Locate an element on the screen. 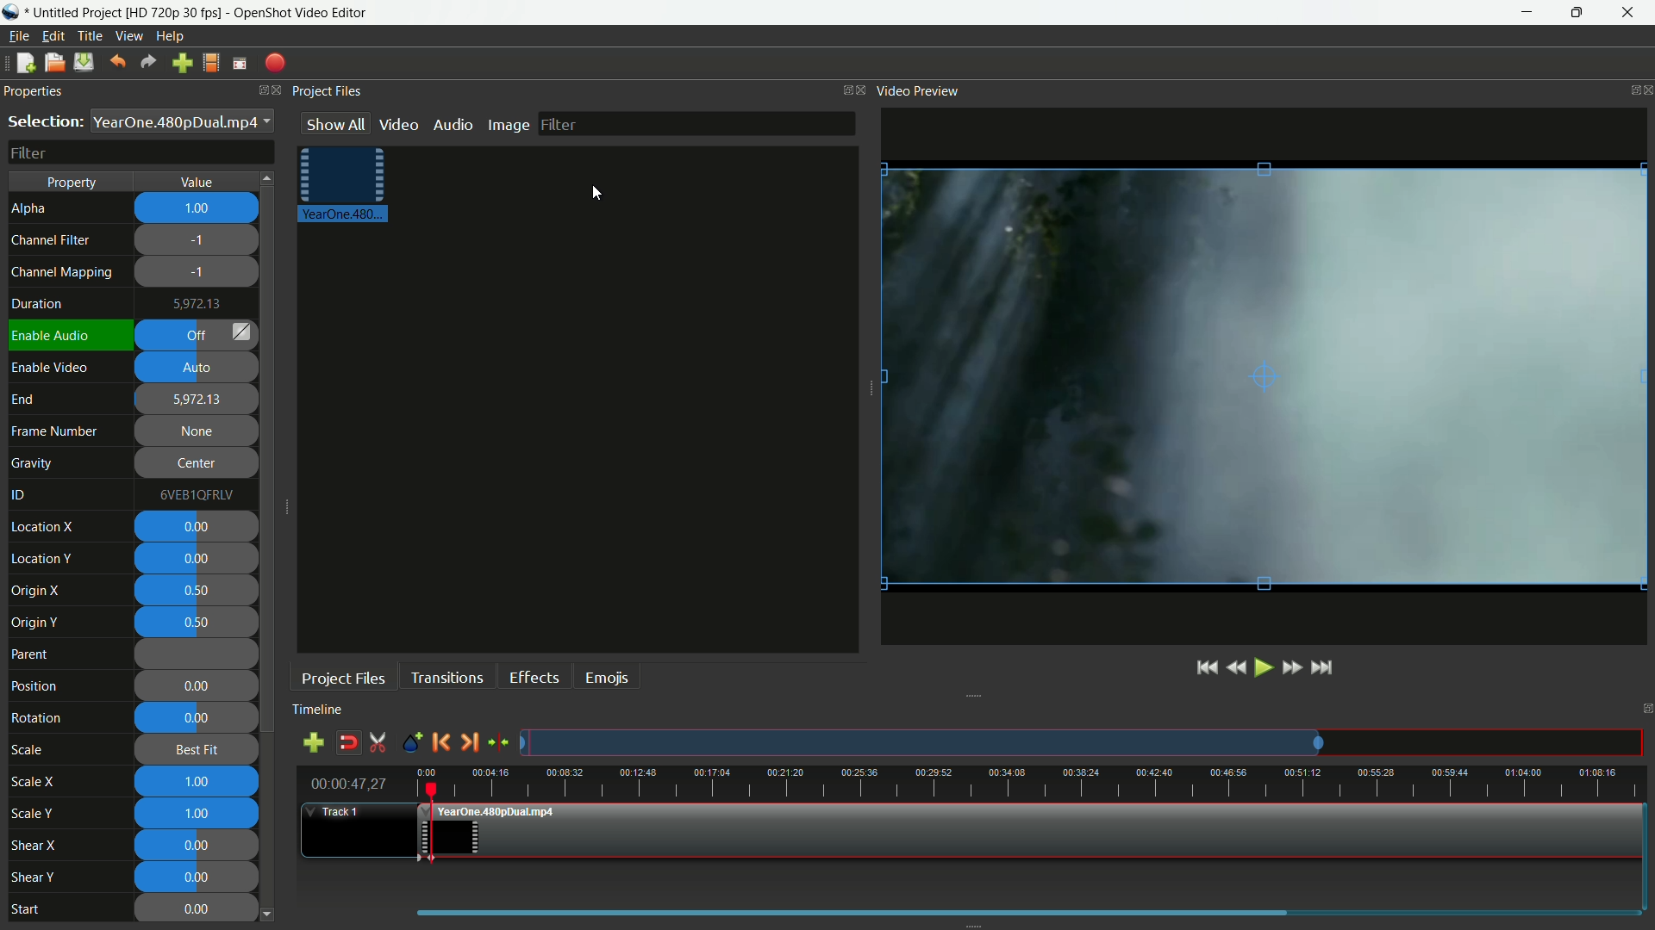 The height and width of the screenshot is (930, 1655). 0.00 is located at coordinates (201, 874).